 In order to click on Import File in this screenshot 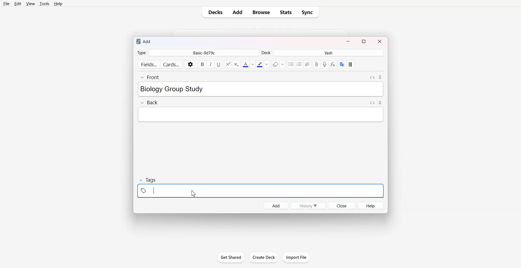, I will do `click(297, 257)`.